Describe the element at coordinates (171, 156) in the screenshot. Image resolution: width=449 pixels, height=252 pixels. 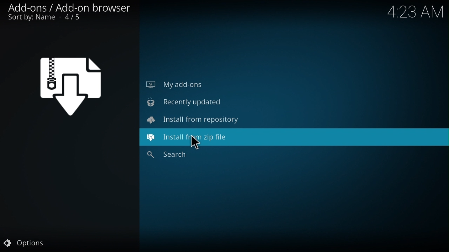
I see `Search` at that location.